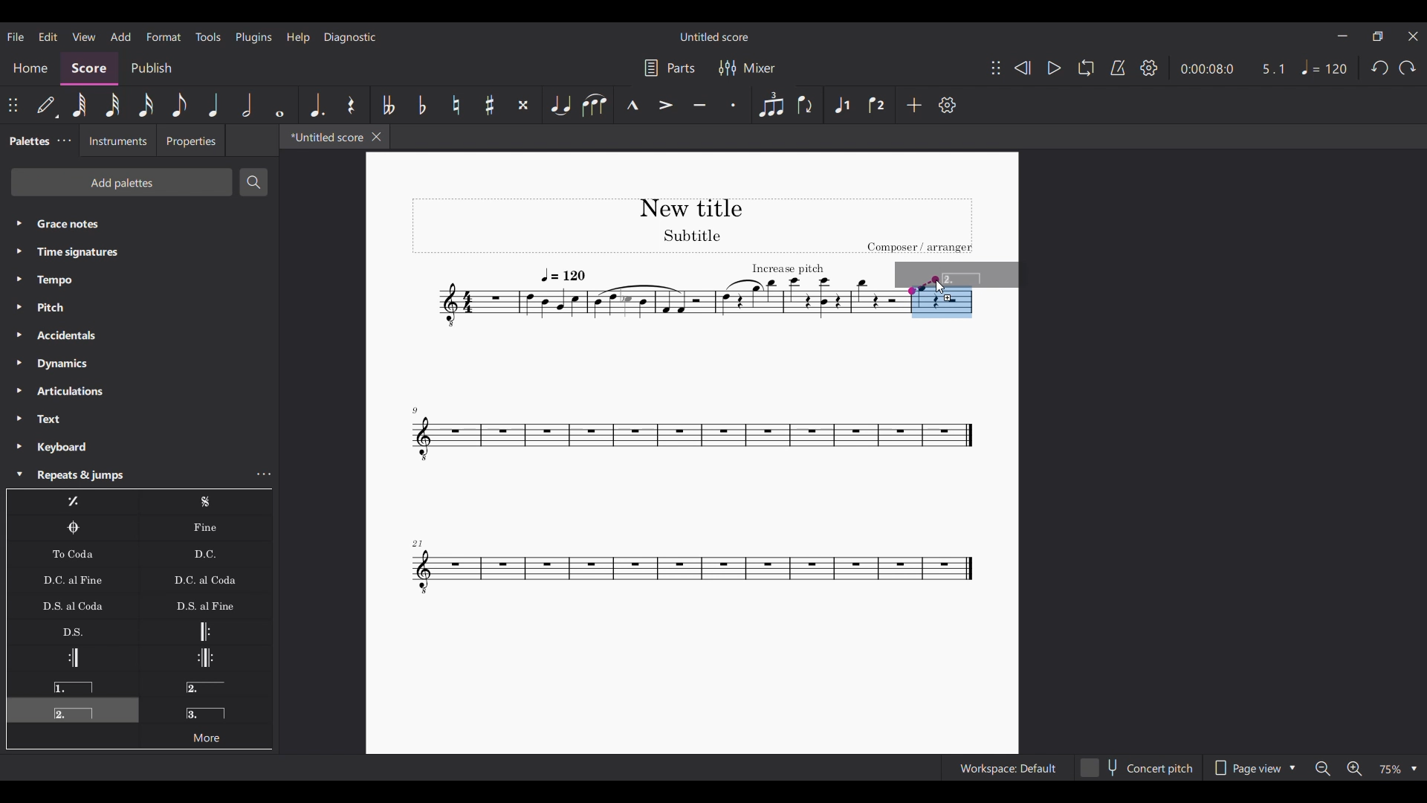  I want to click on Palettes, so click(27, 141).